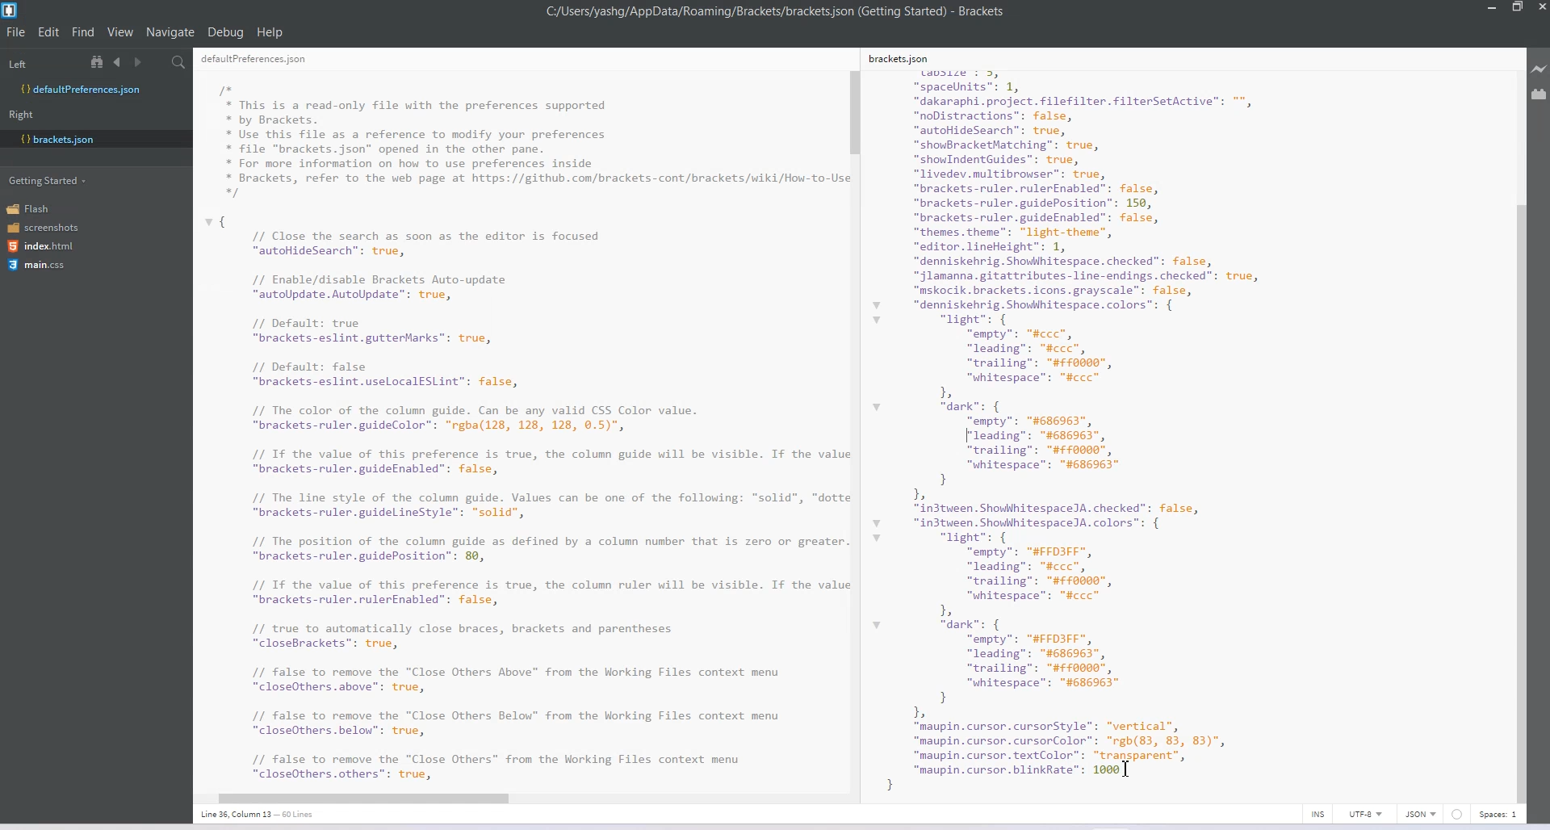  I want to click on Defaultpreferences.json, so click(95, 90).